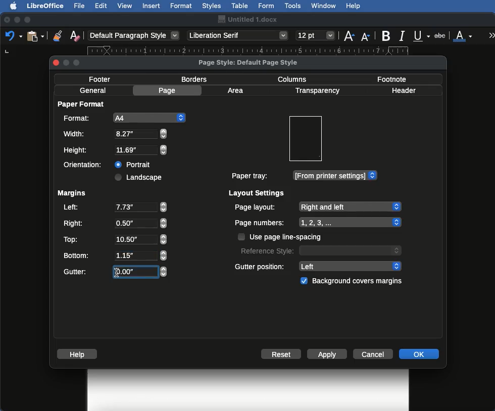 The image size is (495, 411). I want to click on Strikethrough , so click(441, 35).